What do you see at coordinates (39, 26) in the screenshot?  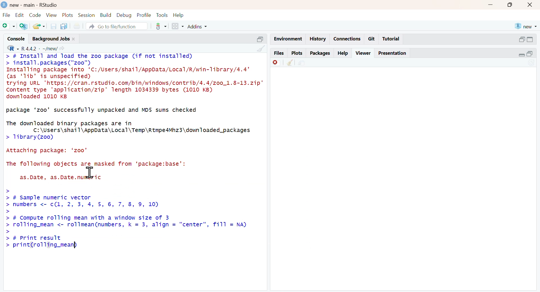 I see `share folder as` at bounding box center [39, 26].